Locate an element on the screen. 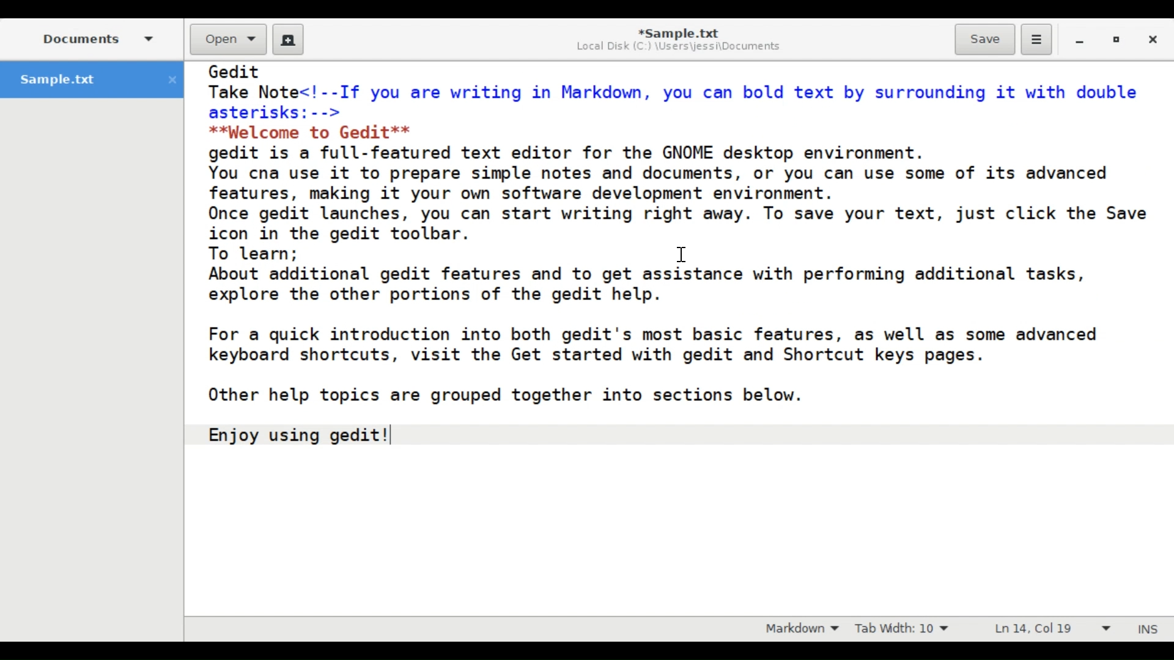 This screenshot has width=1174, height=660. Application menu is located at coordinates (1035, 39).